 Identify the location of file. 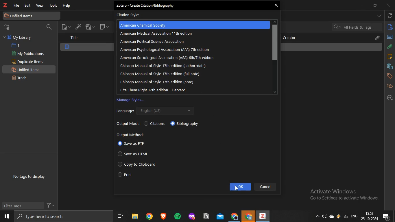
(17, 5).